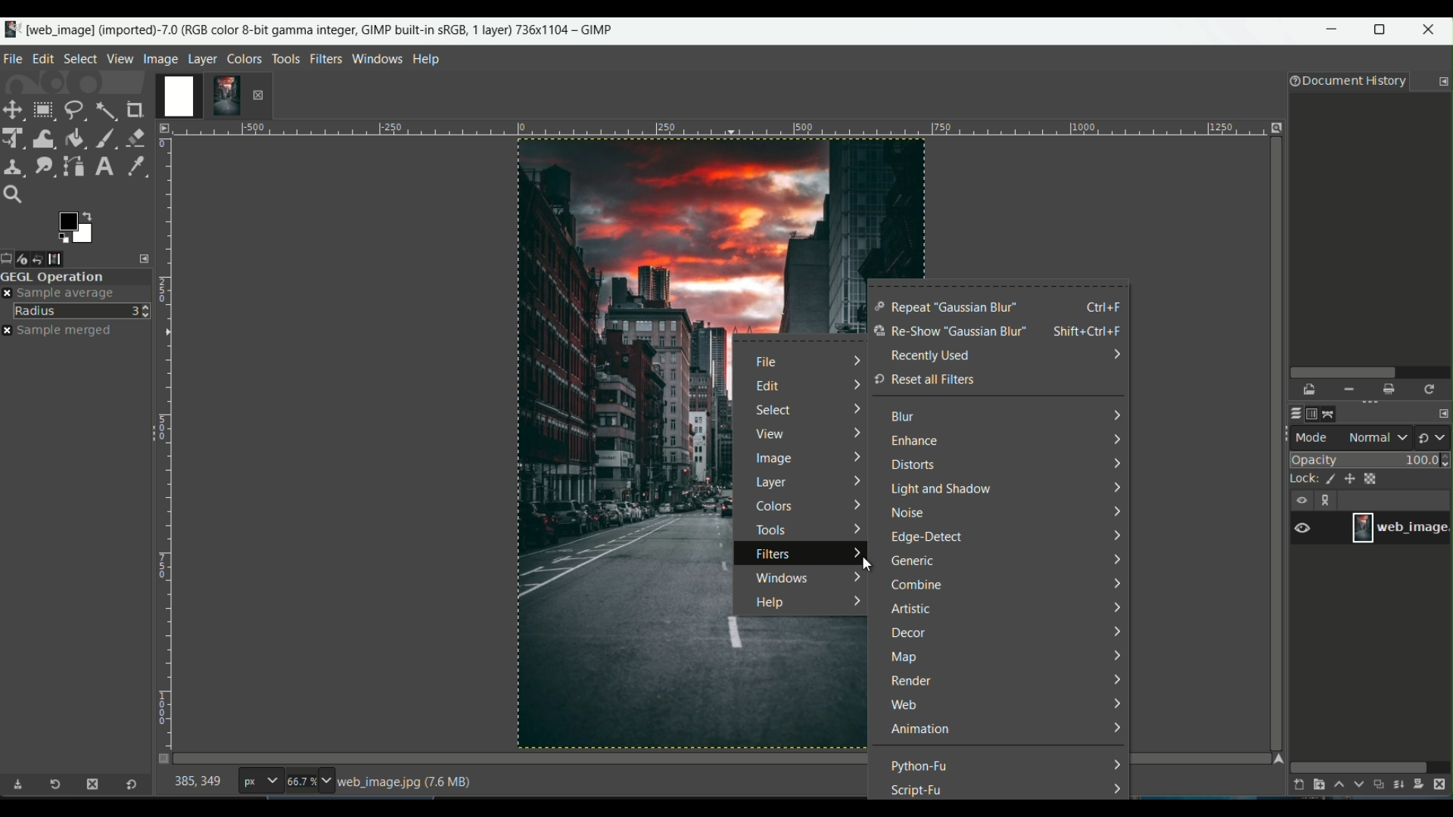  What do you see at coordinates (74, 108) in the screenshot?
I see `free select tool` at bounding box center [74, 108].